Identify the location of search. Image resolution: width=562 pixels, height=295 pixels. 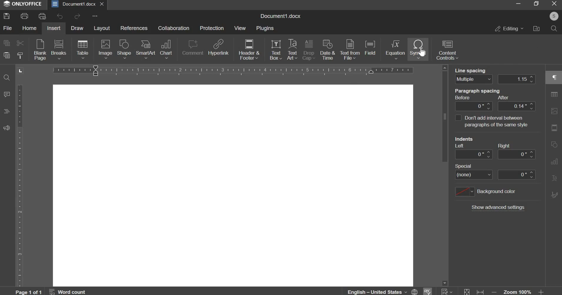
(554, 29).